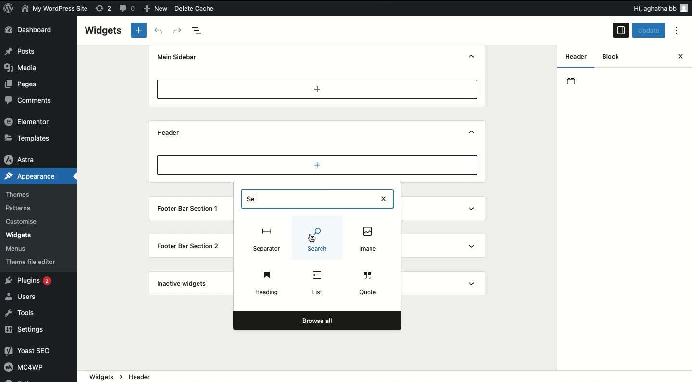 This screenshot has height=382, width=692. What do you see at coordinates (25, 51) in the screenshot?
I see `Posts` at bounding box center [25, 51].